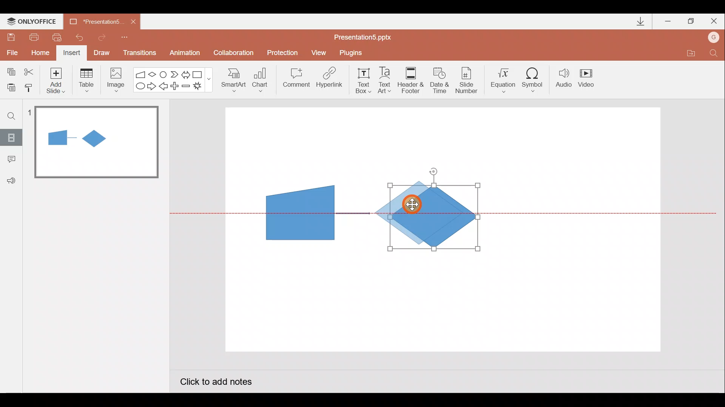 The height and width of the screenshot is (407, 725). Describe the element at coordinates (439, 78) in the screenshot. I see `Date & time` at that location.